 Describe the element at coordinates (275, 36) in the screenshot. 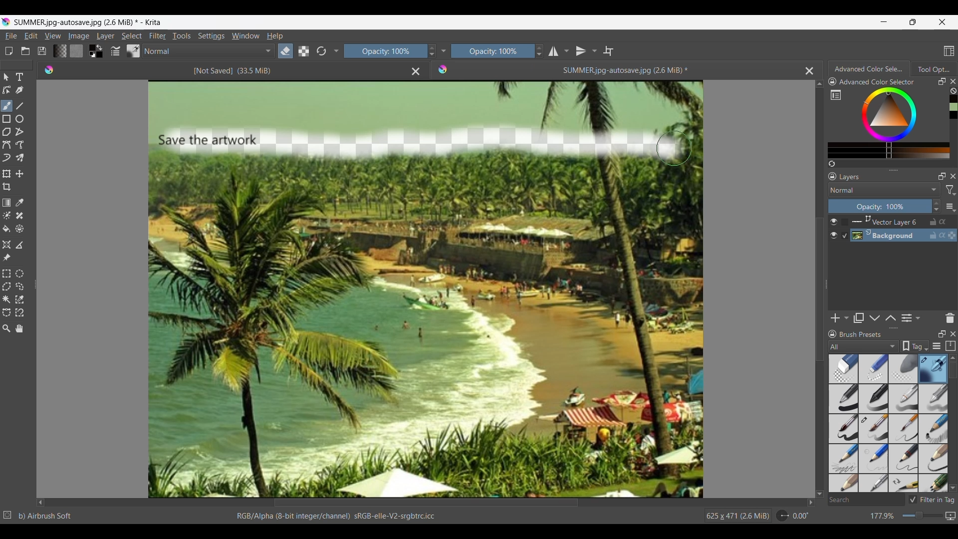

I see `Help` at that location.